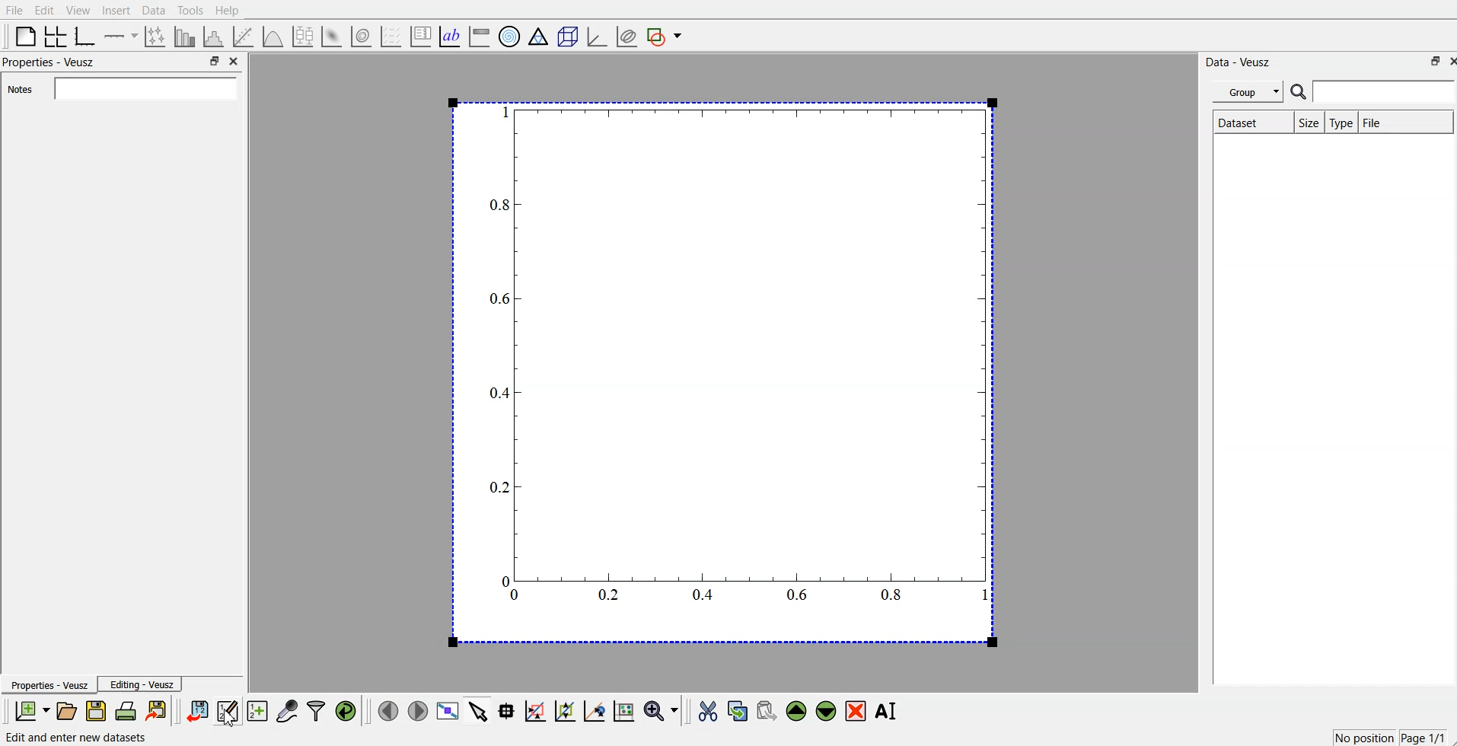 This screenshot has height=746, width=1457. What do you see at coordinates (228, 11) in the screenshot?
I see `Help` at bounding box center [228, 11].